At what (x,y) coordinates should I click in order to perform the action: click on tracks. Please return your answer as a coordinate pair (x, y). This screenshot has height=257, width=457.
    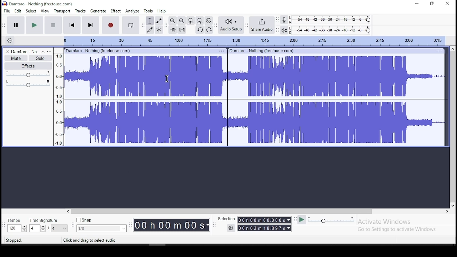
    Looking at the image, I should click on (80, 11).